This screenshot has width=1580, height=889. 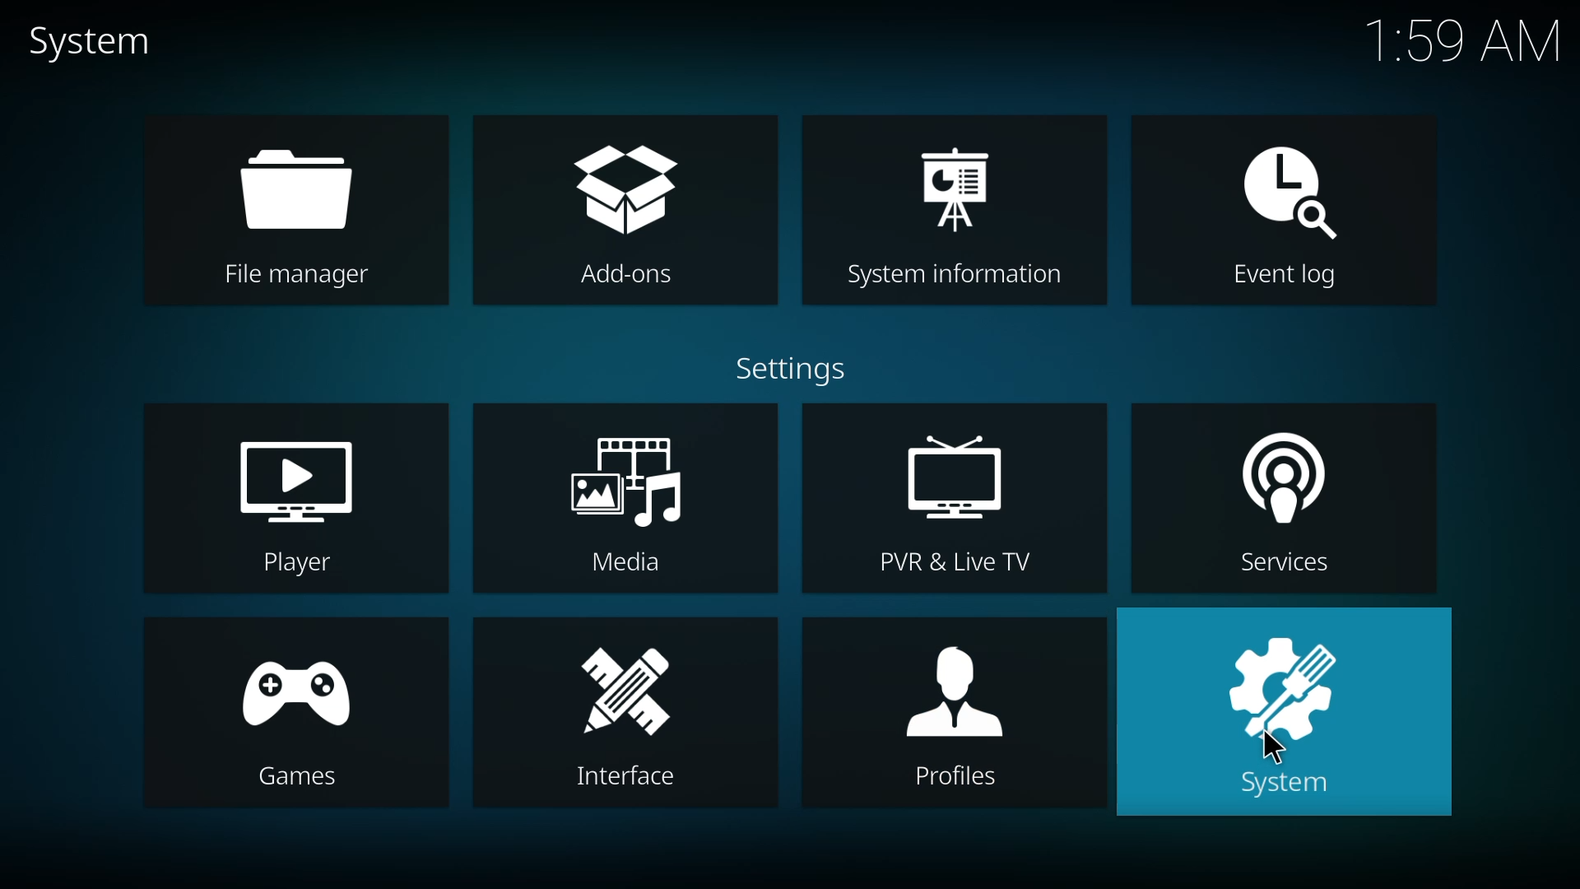 I want to click on profiles, so click(x=951, y=719).